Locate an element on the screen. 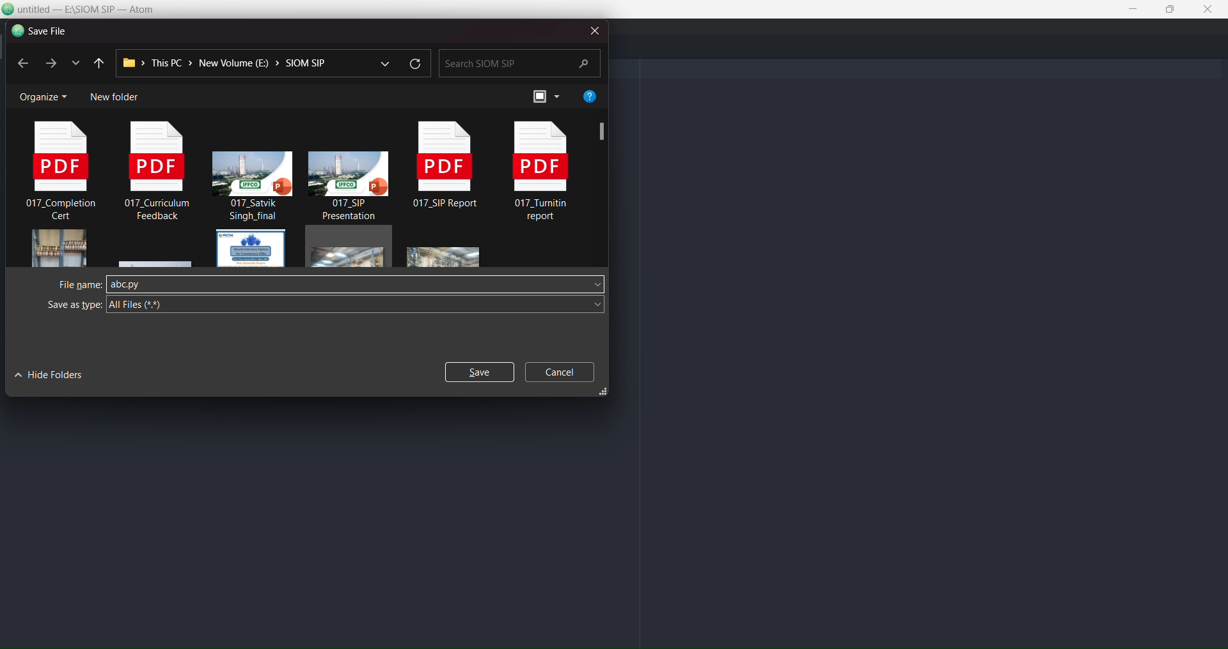 The image size is (1228, 649). pdf file is located at coordinates (444, 169).